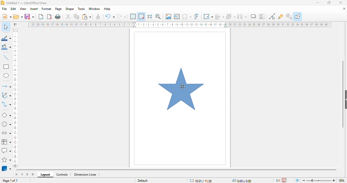 The image size is (347, 183). Describe the element at coordinates (3, 3) in the screenshot. I see `logo` at that location.